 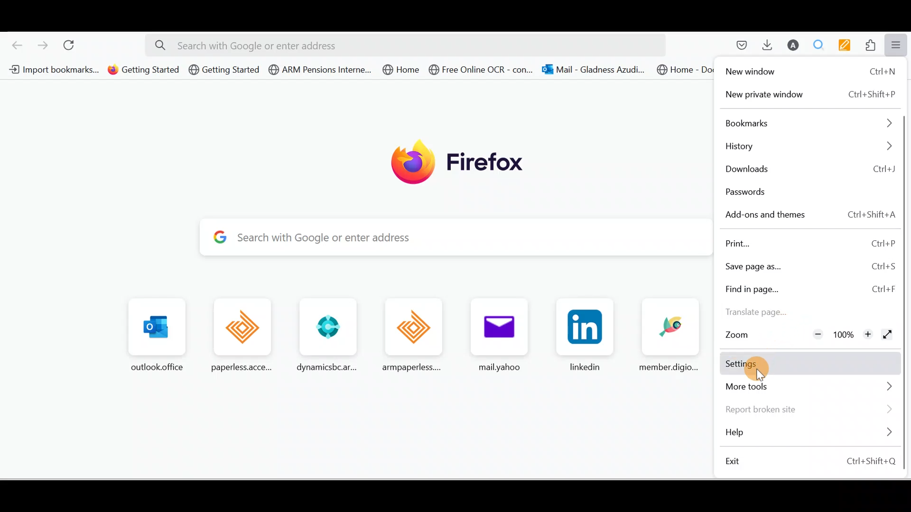 What do you see at coordinates (72, 43) in the screenshot?
I see `Reload current page` at bounding box center [72, 43].